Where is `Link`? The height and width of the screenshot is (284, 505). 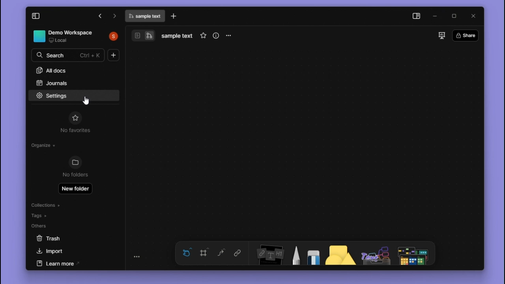
Link is located at coordinates (238, 252).